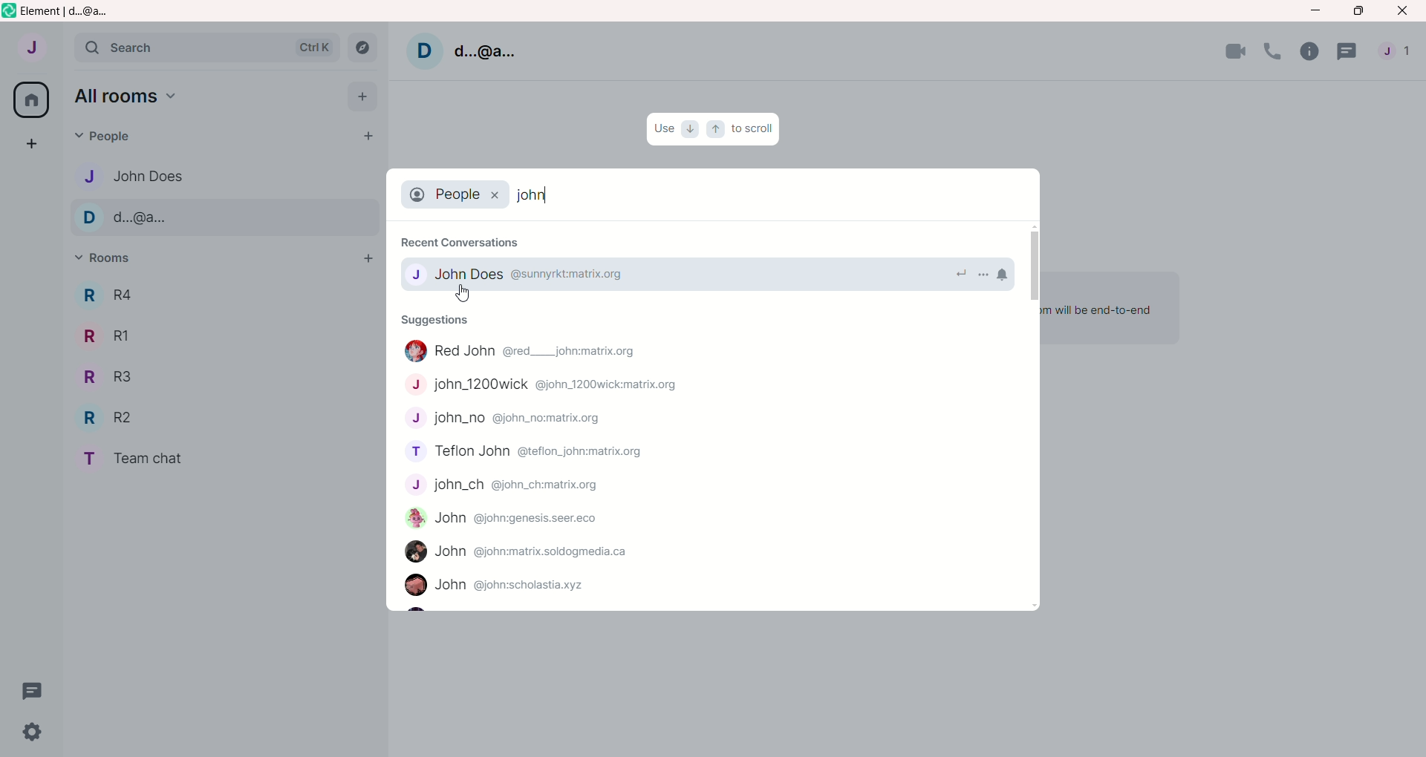 This screenshot has height=757, width=1426. Describe the element at coordinates (714, 128) in the screenshot. I see `up arrow` at that location.